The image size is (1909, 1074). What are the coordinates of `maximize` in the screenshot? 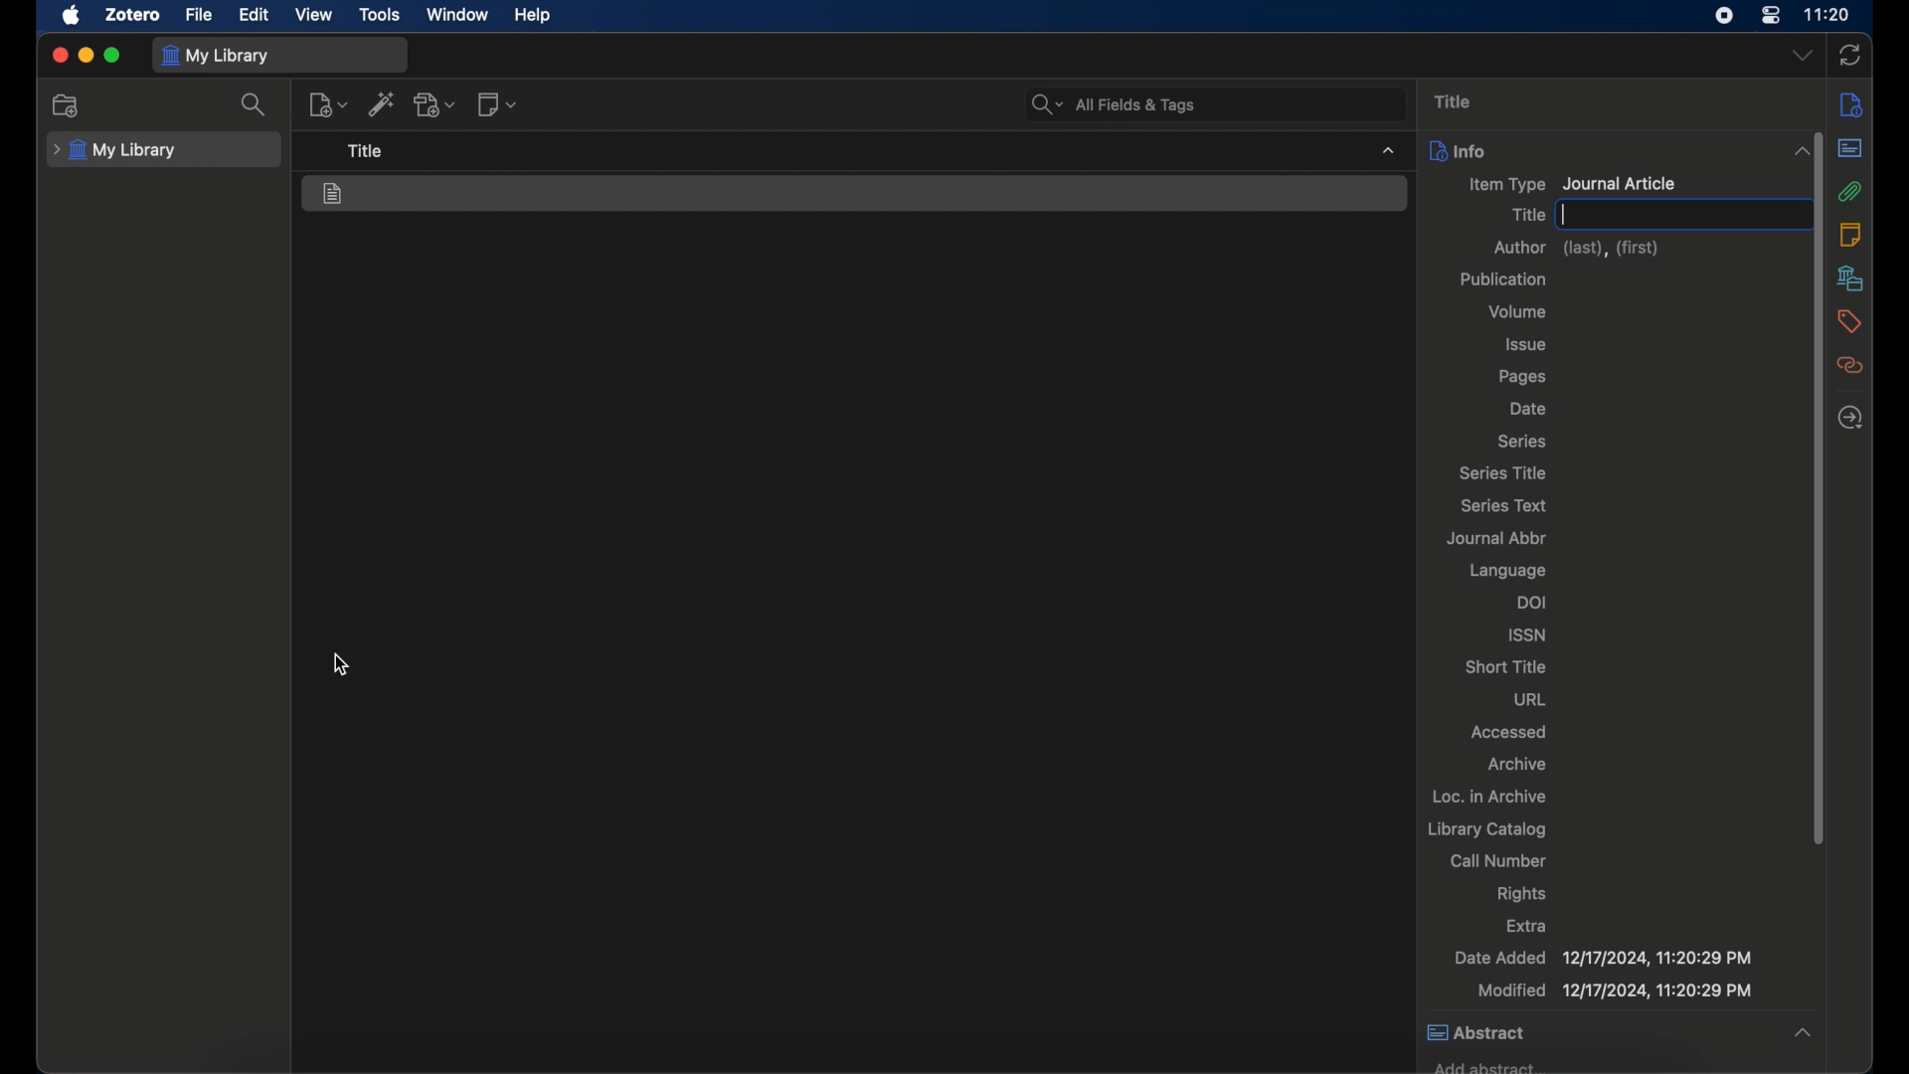 It's located at (113, 55).